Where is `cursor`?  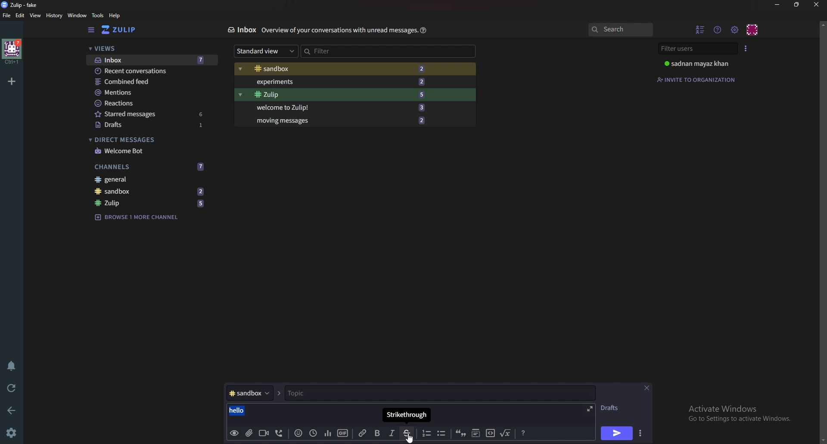
cursor is located at coordinates (409, 438).